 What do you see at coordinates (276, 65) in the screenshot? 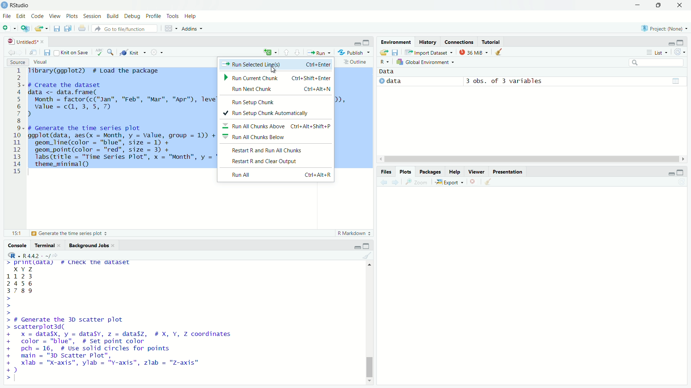
I see `run selected line(s)` at bounding box center [276, 65].